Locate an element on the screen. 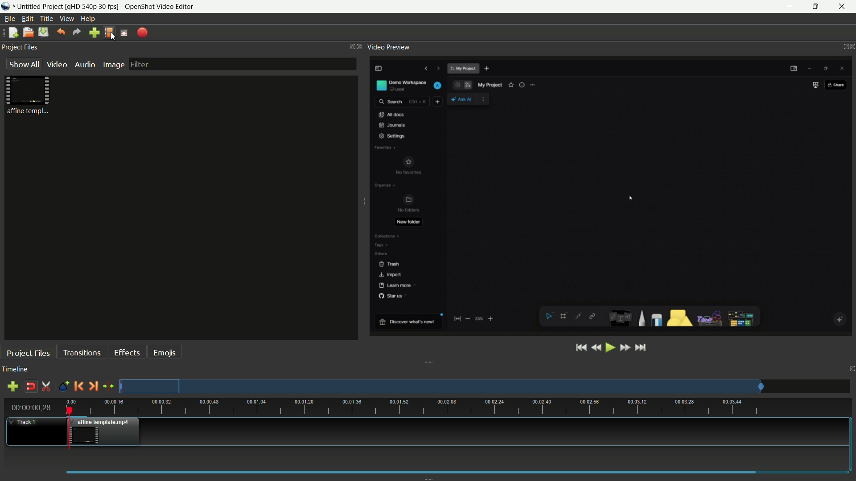 The height and width of the screenshot is (481, 856). preview track is located at coordinates (441, 386).